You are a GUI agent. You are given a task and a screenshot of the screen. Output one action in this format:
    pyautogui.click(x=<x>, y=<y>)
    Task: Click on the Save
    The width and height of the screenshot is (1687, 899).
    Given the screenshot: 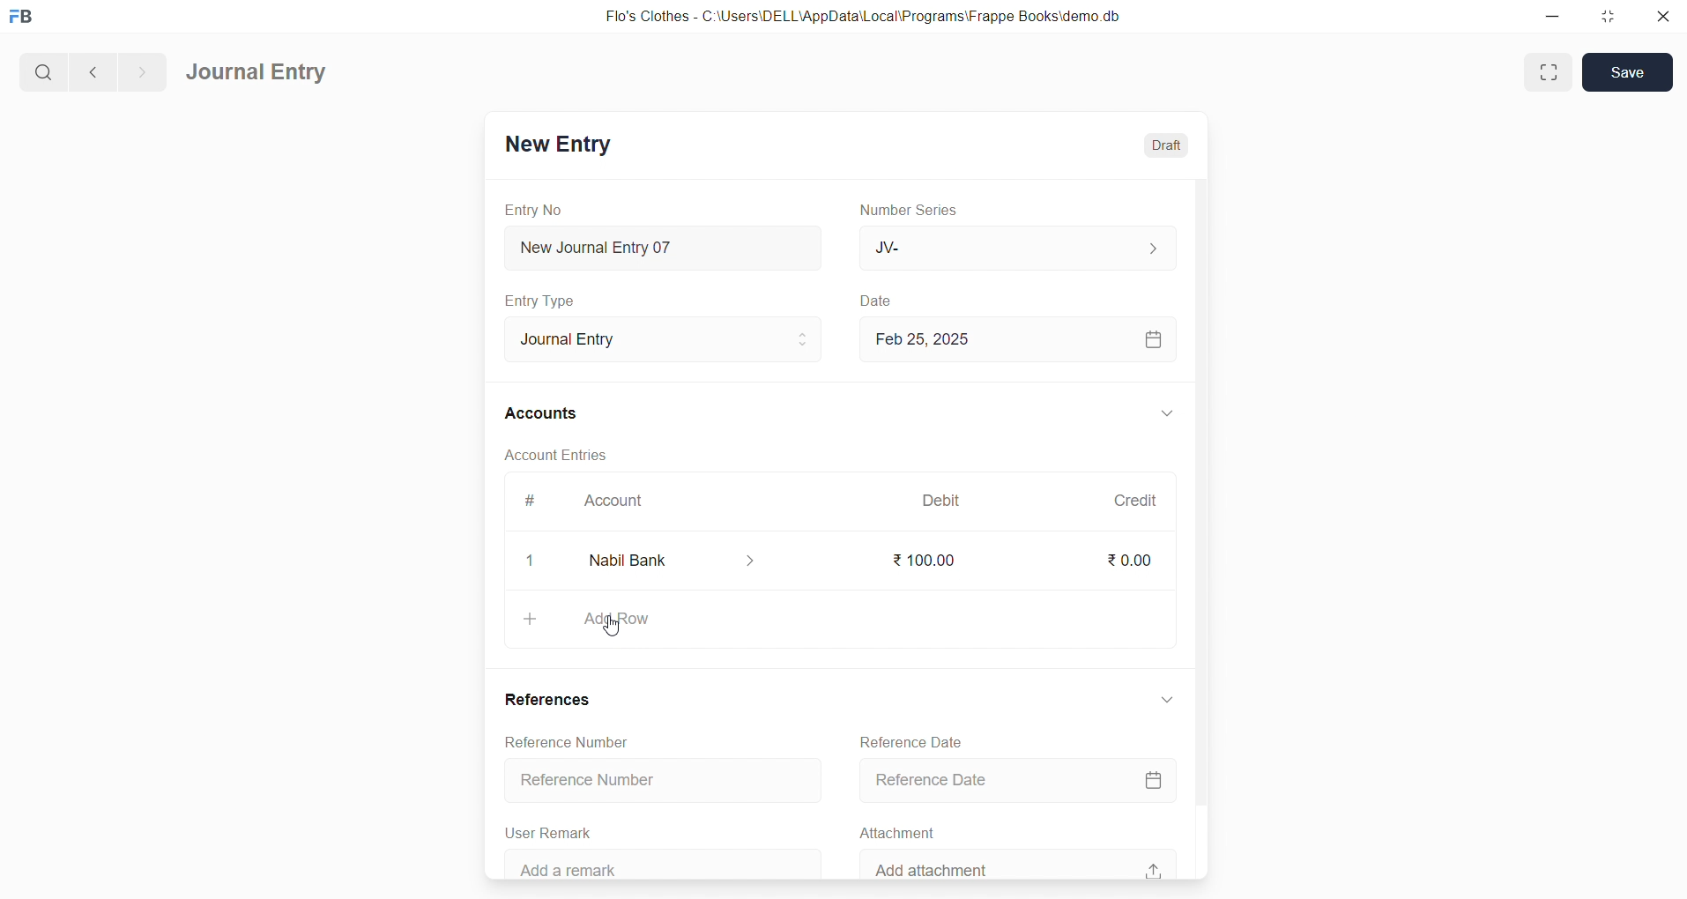 What is the action you would take?
    pyautogui.click(x=1628, y=72)
    